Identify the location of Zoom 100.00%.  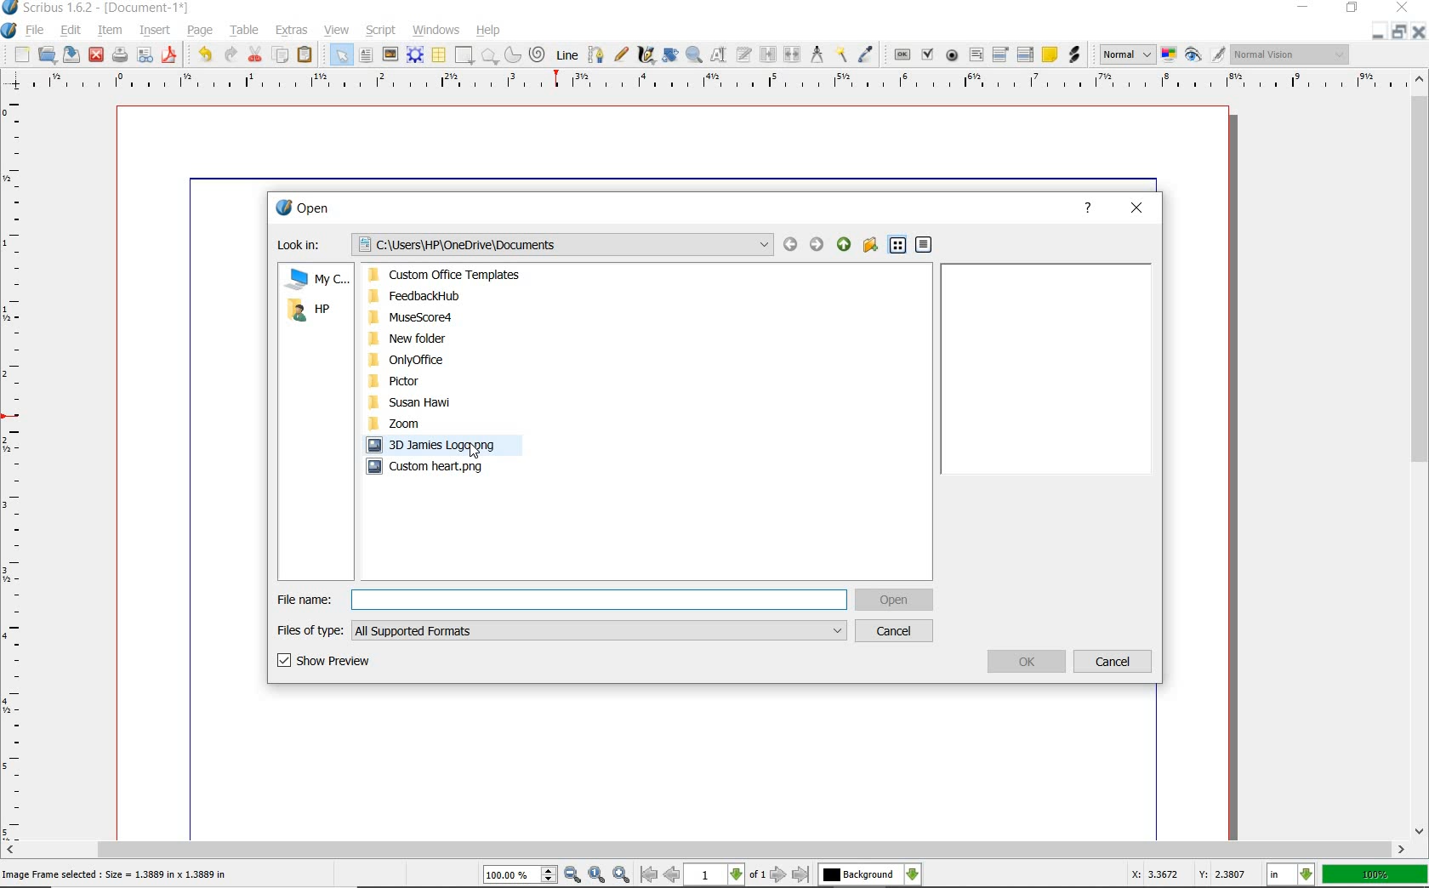
(520, 875).